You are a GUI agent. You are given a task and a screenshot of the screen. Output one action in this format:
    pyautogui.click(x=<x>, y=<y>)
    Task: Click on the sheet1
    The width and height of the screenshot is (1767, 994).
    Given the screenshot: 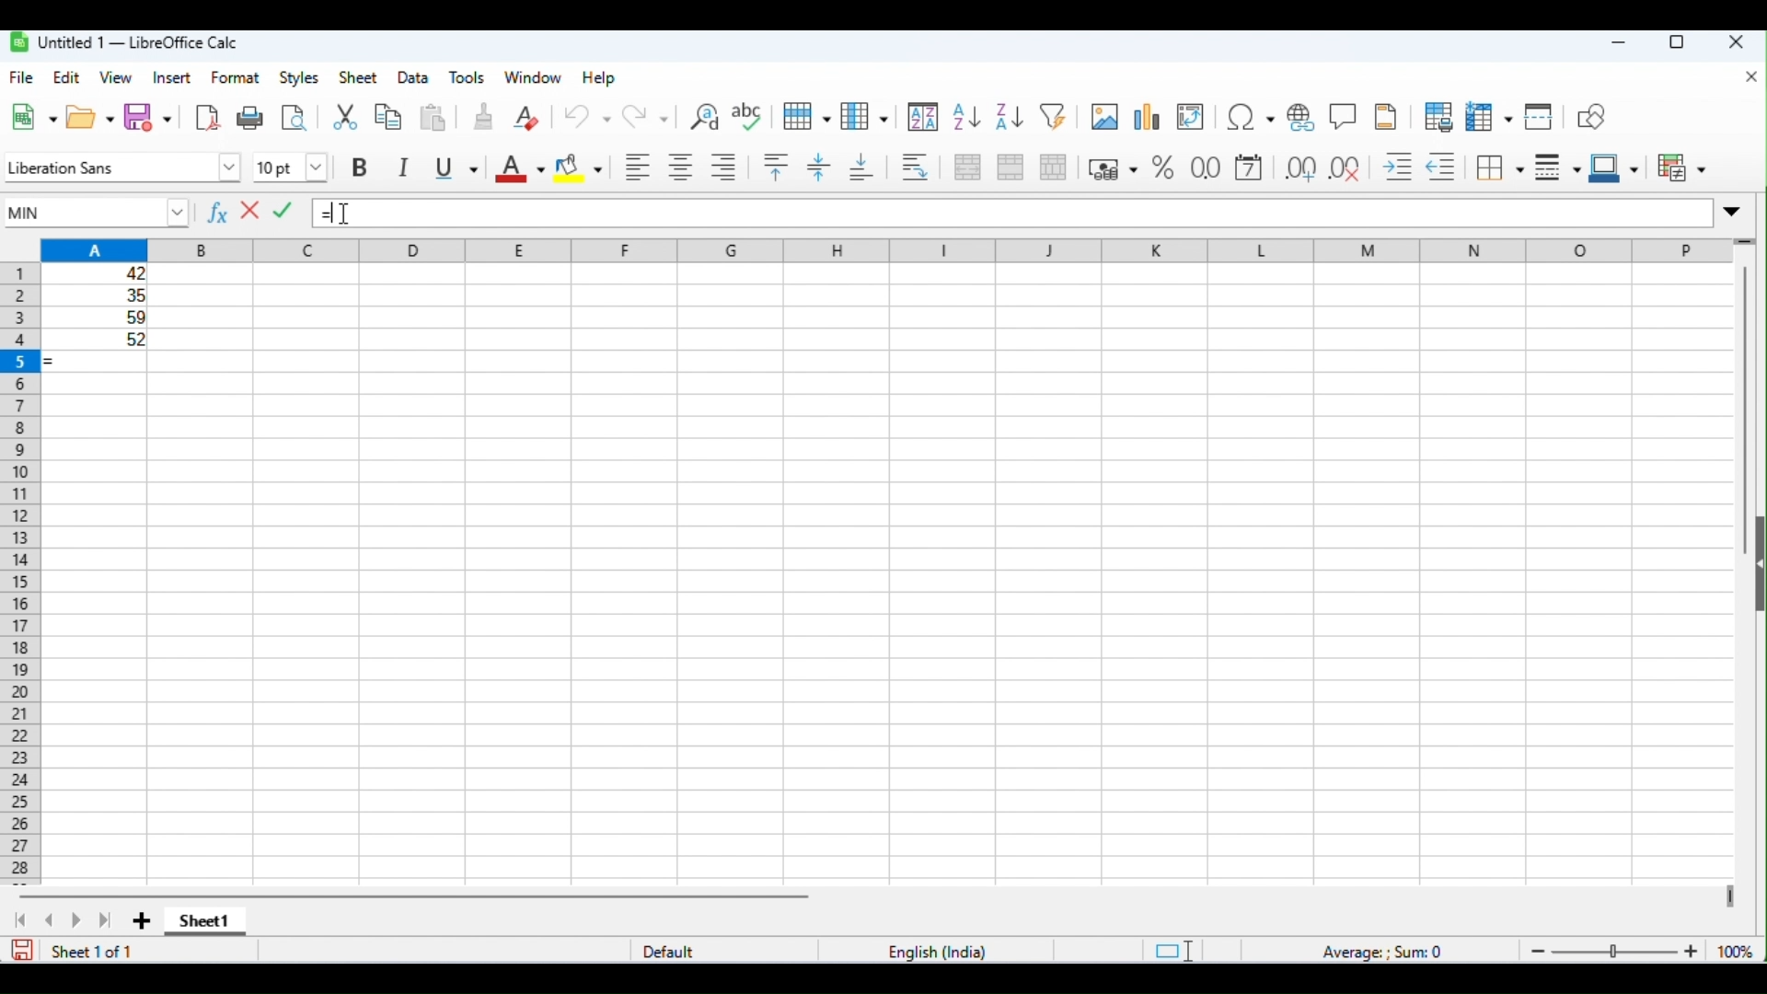 What is the action you would take?
    pyautogui.click(x=205, y=924)
    